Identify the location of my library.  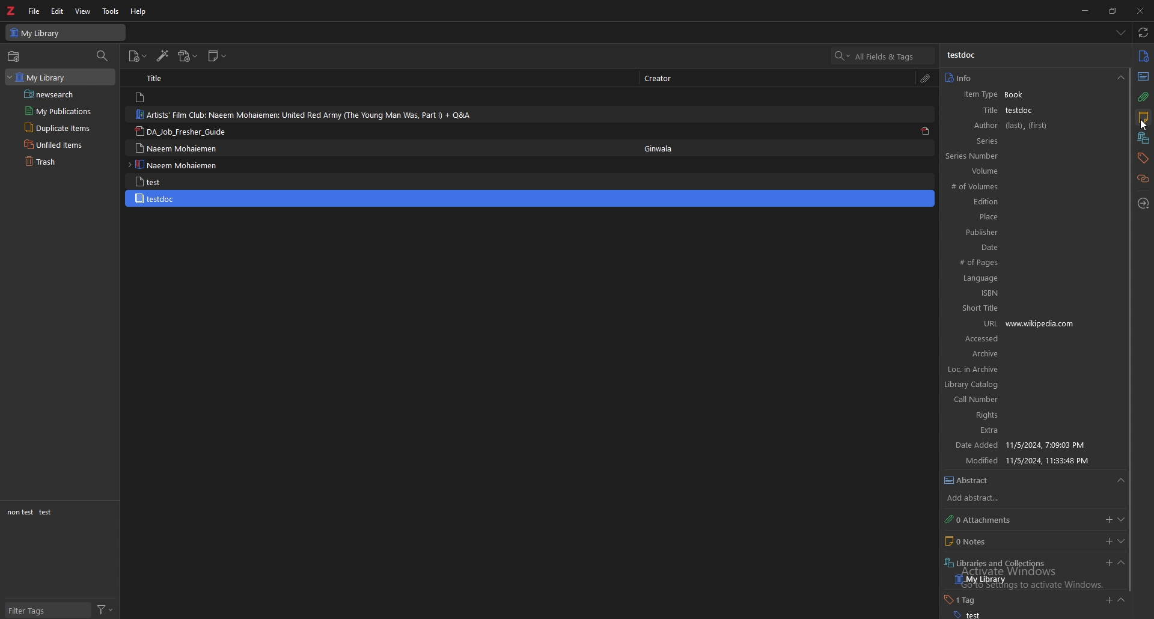
(60, 78).